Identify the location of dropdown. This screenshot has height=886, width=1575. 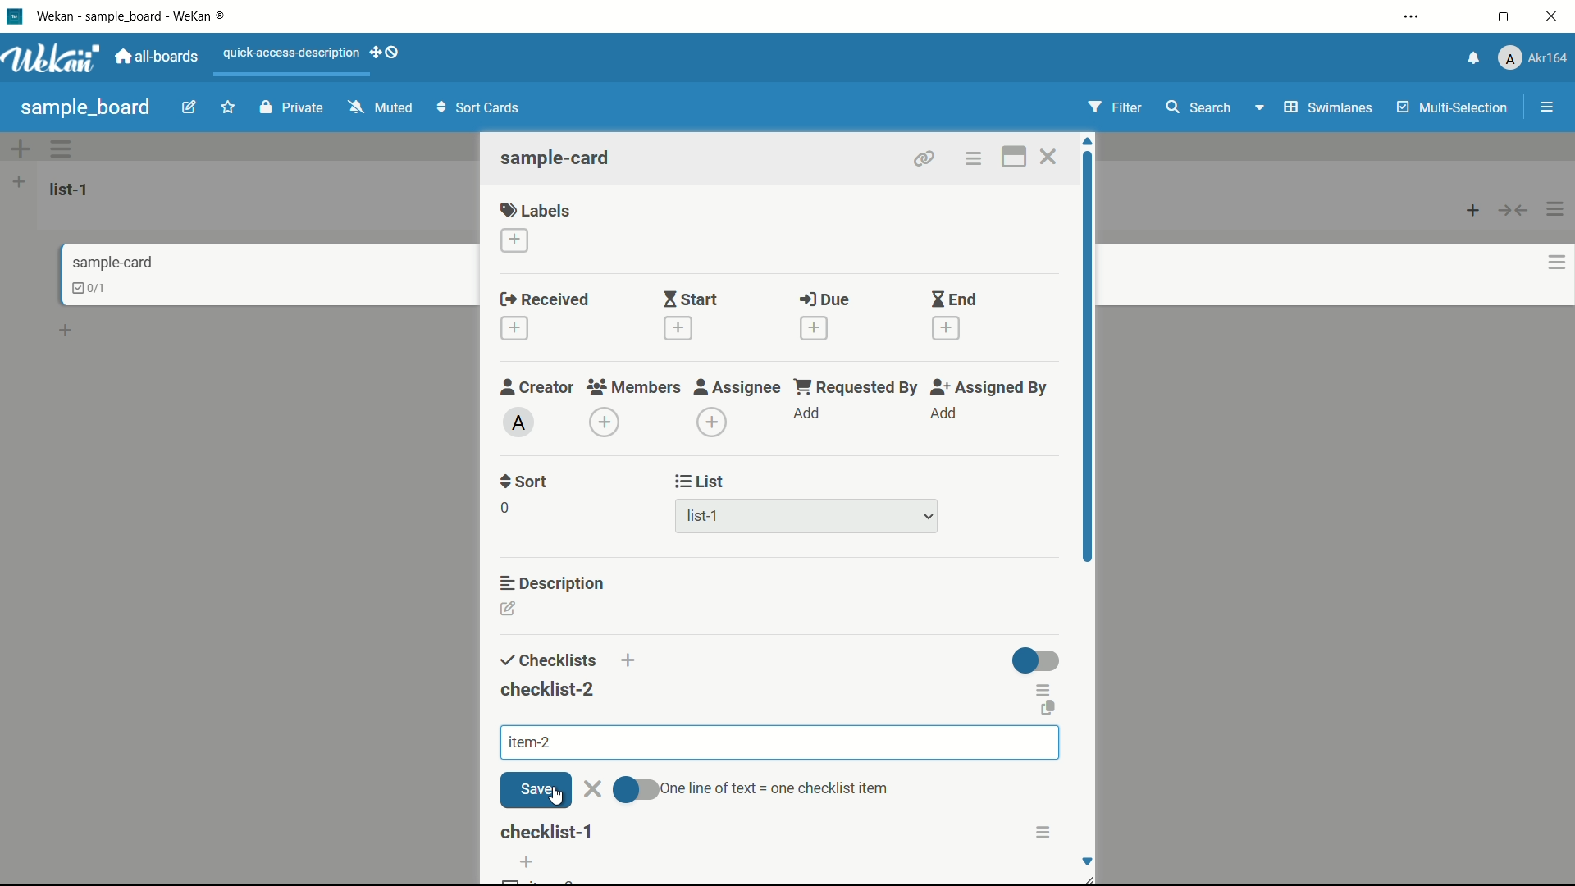
(929, 518).